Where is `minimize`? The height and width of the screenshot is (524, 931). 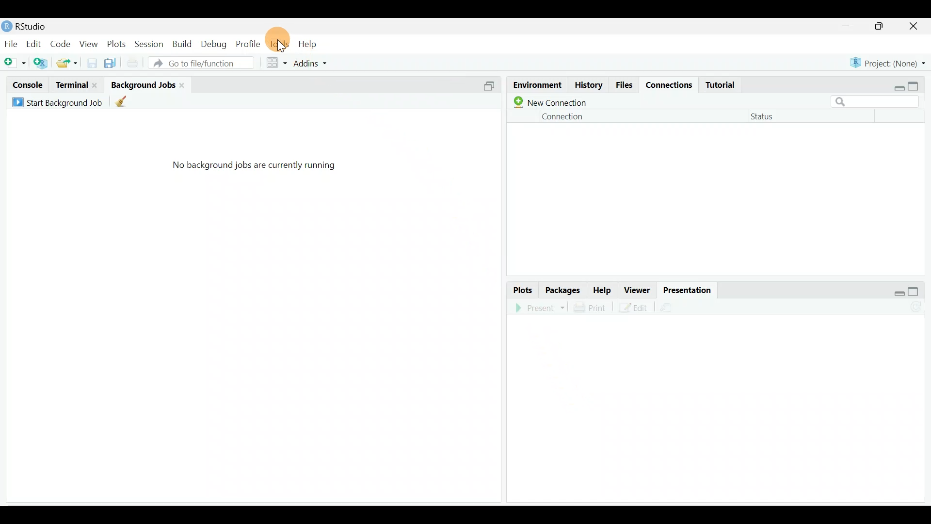 minimize is located at coordinates (851, 27).